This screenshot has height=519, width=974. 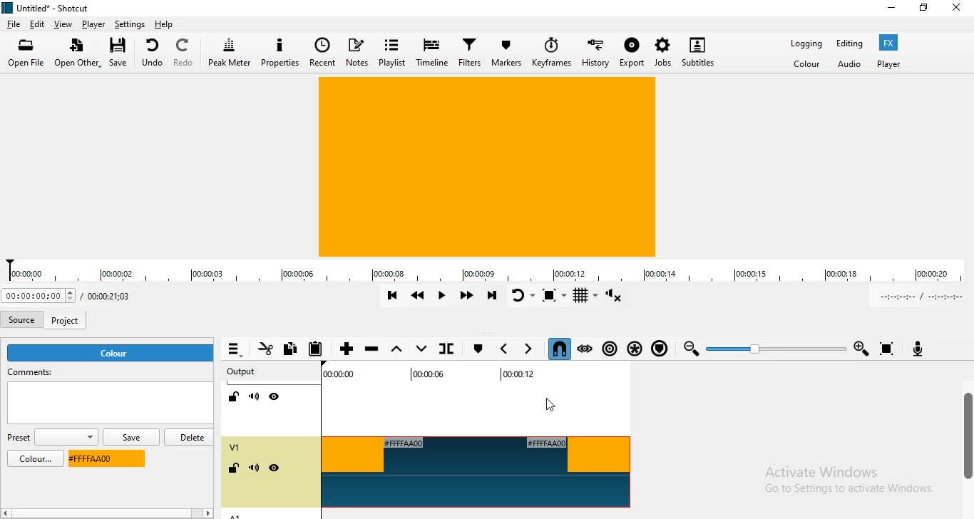 I want to click on delete, so click(x=190, y=436).